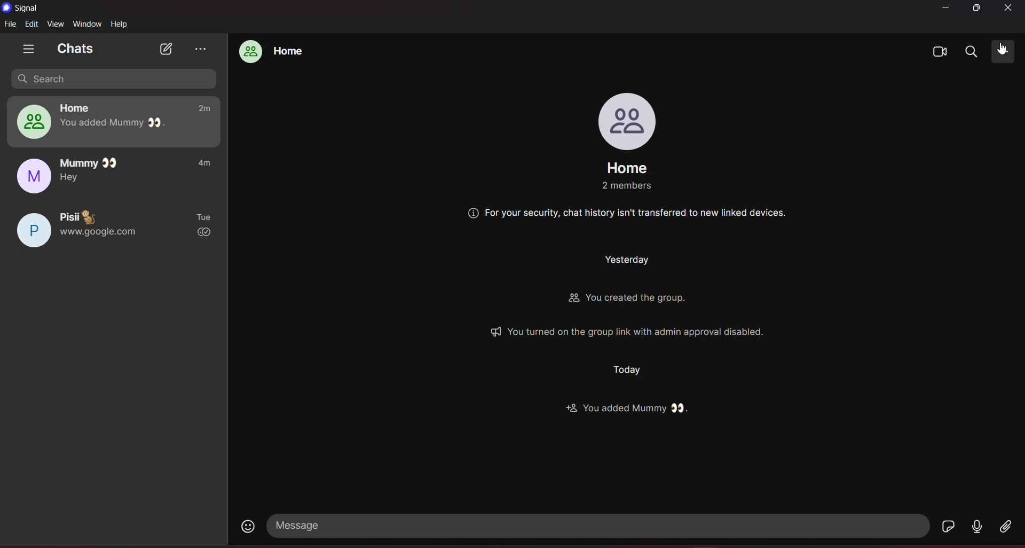  Describe the element at coordinates (626, 410) in the screenshot. I see `` at that location.